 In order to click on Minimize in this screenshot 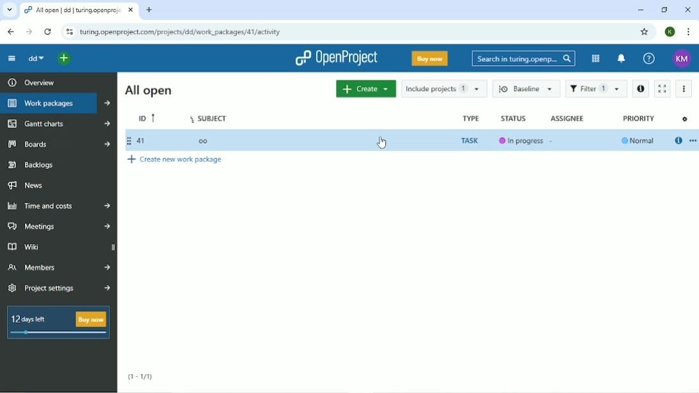, I will do `click(639, 10)`.